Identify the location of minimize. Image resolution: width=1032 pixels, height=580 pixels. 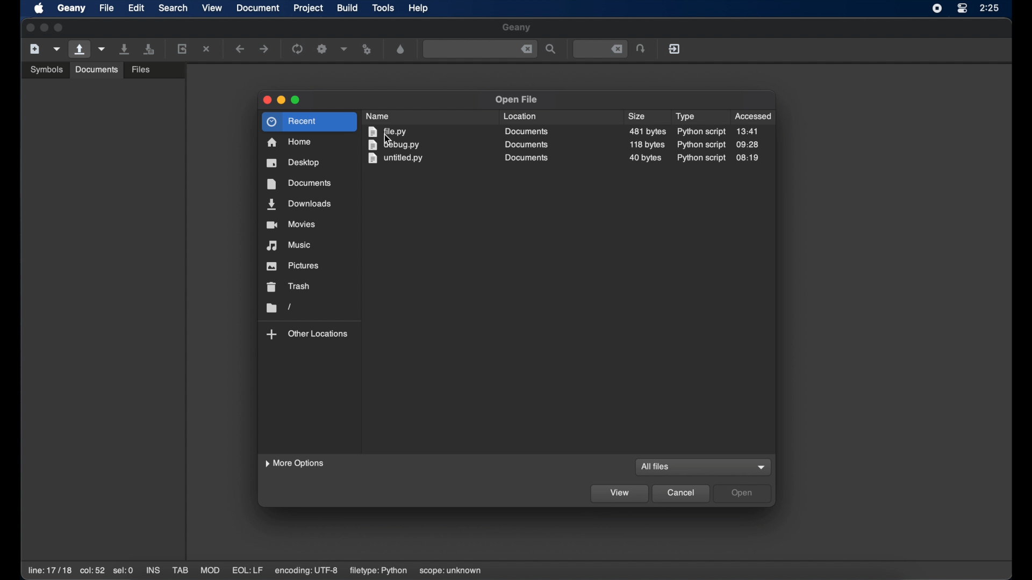
(281, 100).